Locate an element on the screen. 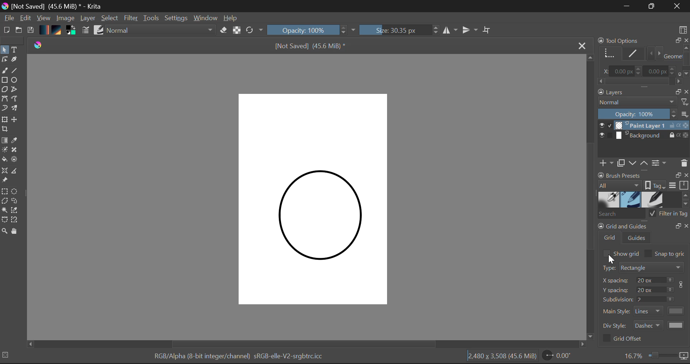  Help is located at coordinates (232, 18).